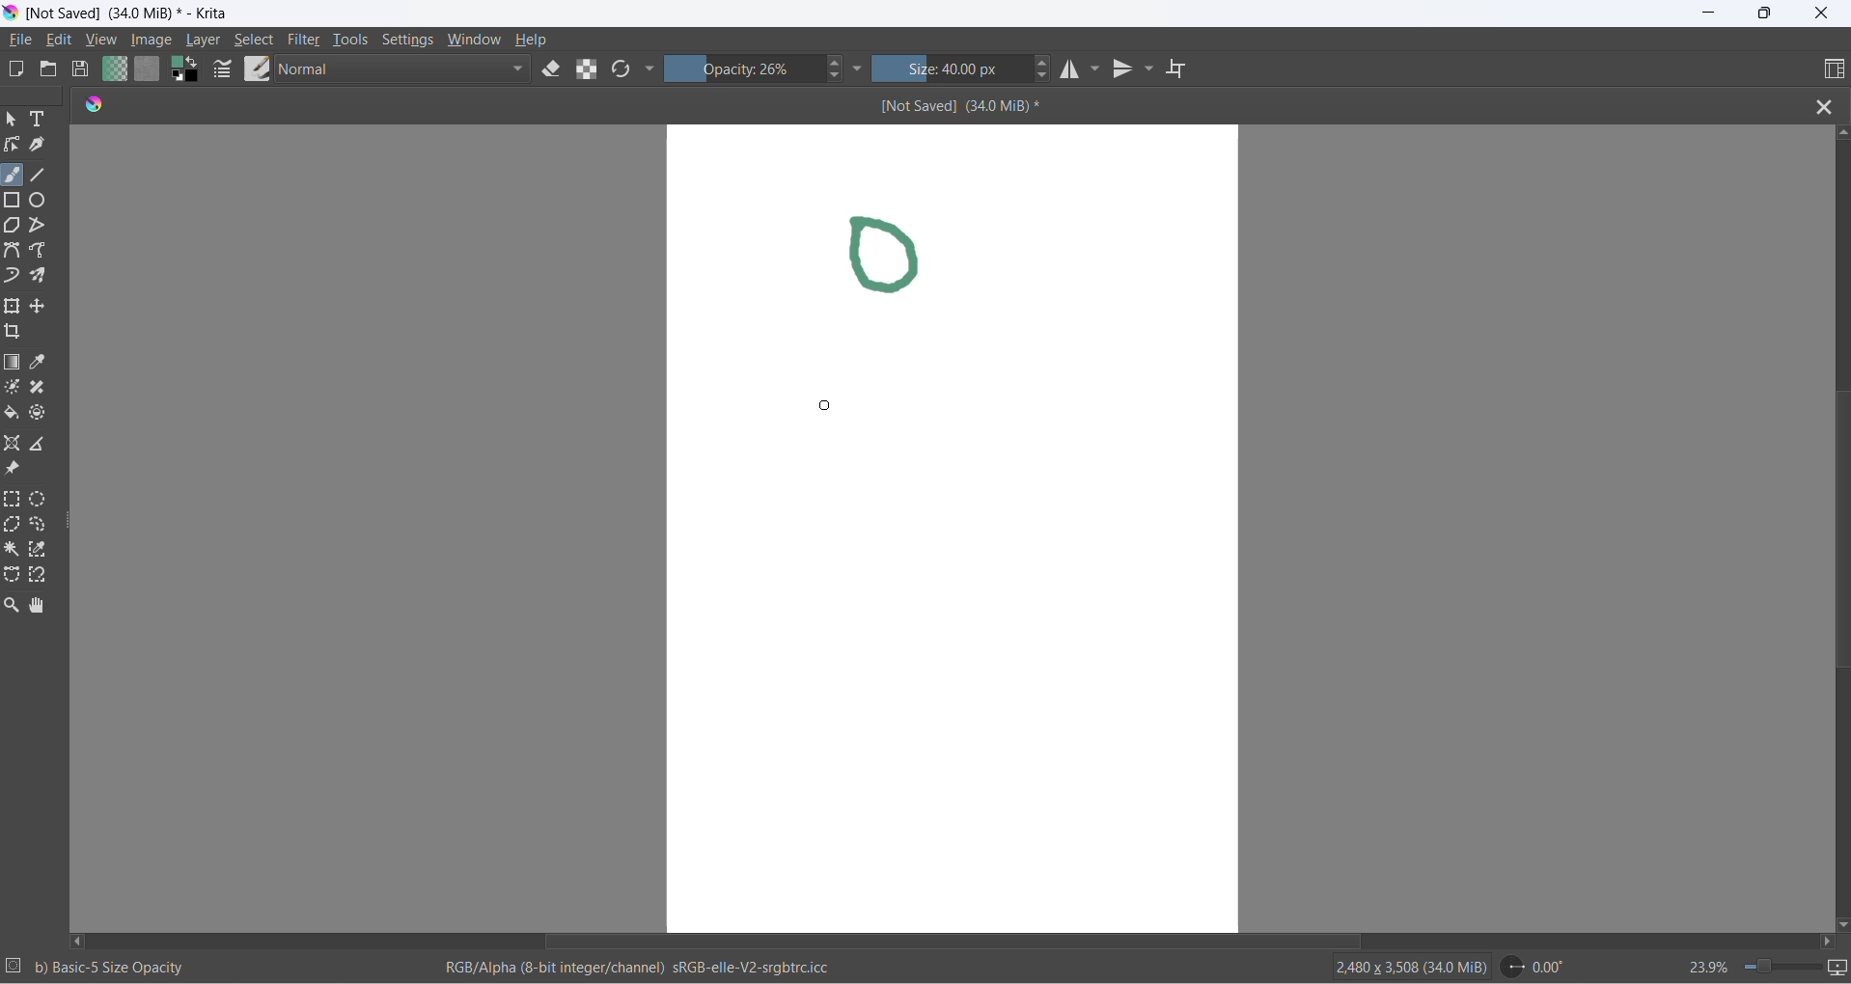  I want to click on fill gradients, so click(114, 69).